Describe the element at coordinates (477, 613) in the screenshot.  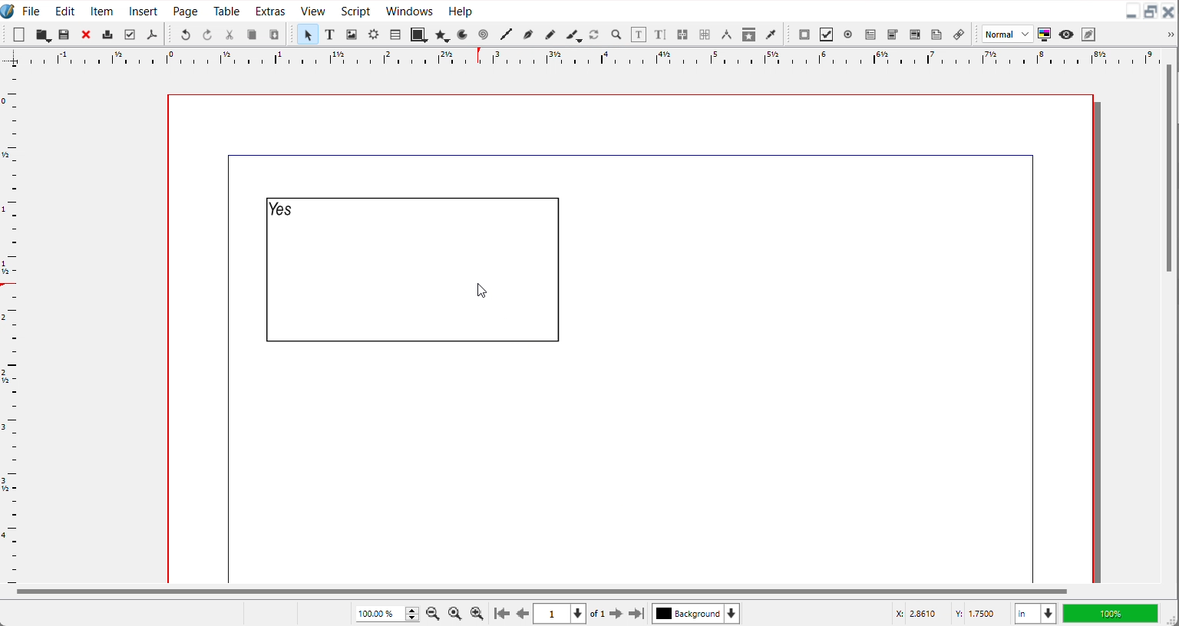
I see `Zoom In` at that location.